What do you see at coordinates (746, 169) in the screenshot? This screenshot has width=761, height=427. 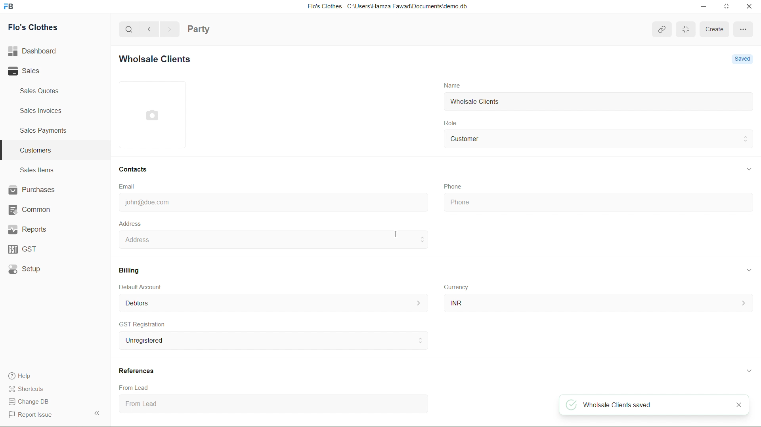 I see `expand` at bounding box center [746, 169].